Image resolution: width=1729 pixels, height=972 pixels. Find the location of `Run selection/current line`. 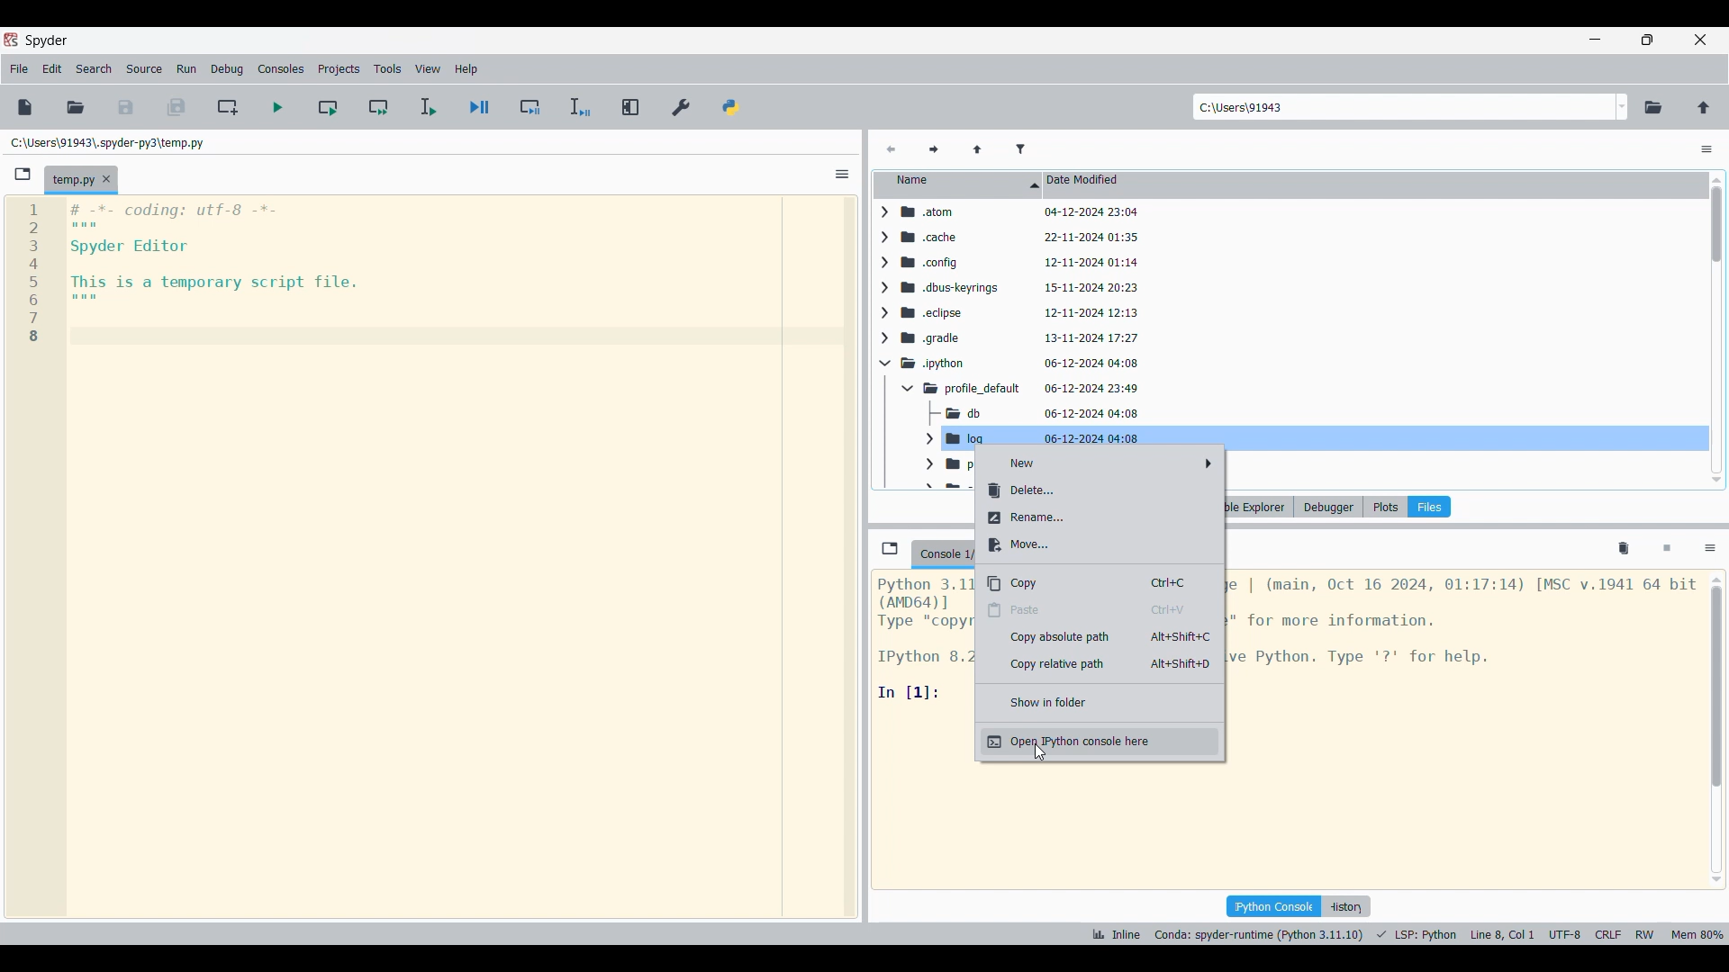

Run selection/current line is located at coordinates (428, 107).